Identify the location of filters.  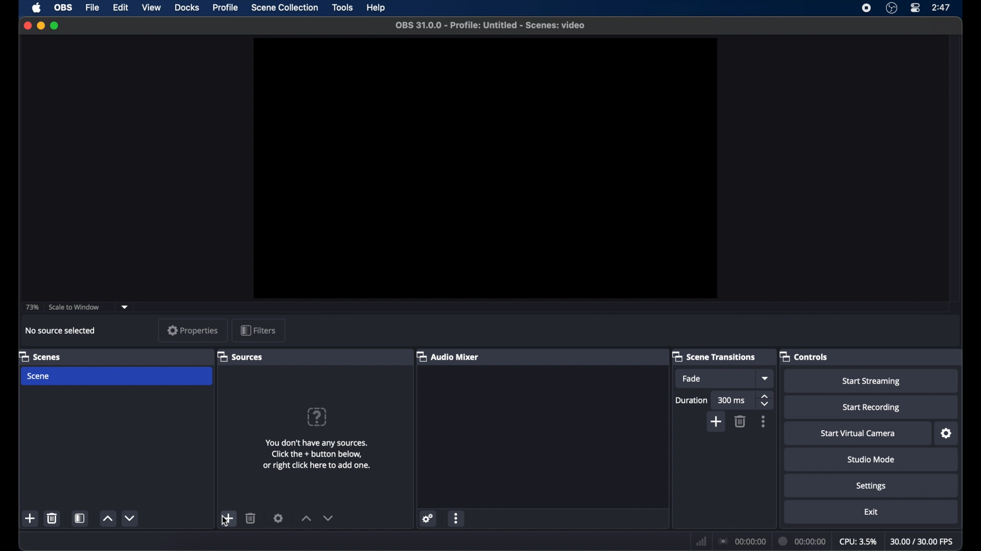
(258, 331).